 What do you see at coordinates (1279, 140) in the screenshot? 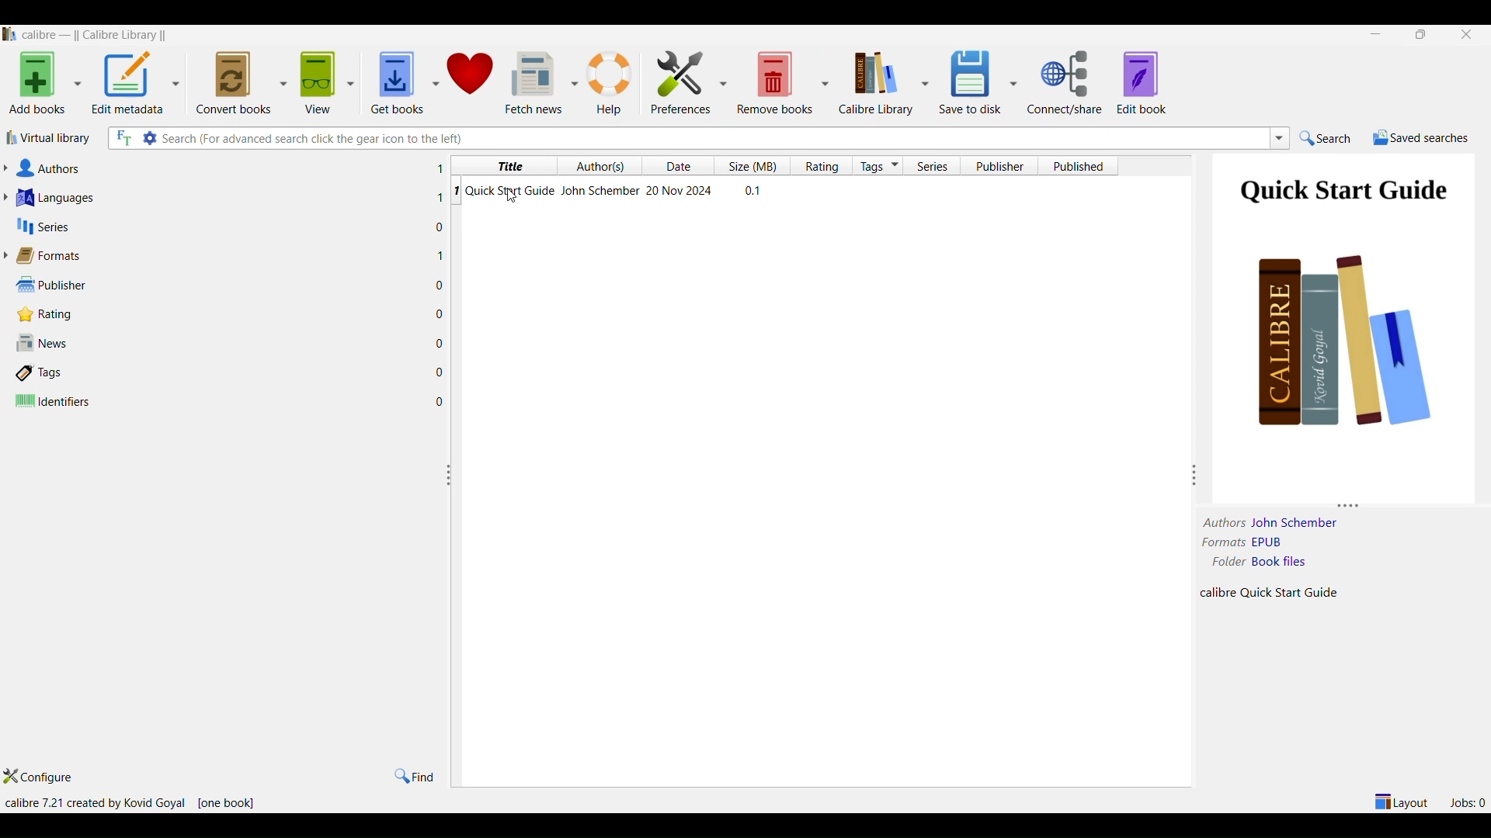
I see `search box dropdown button` at bounding box center [1279, 140].